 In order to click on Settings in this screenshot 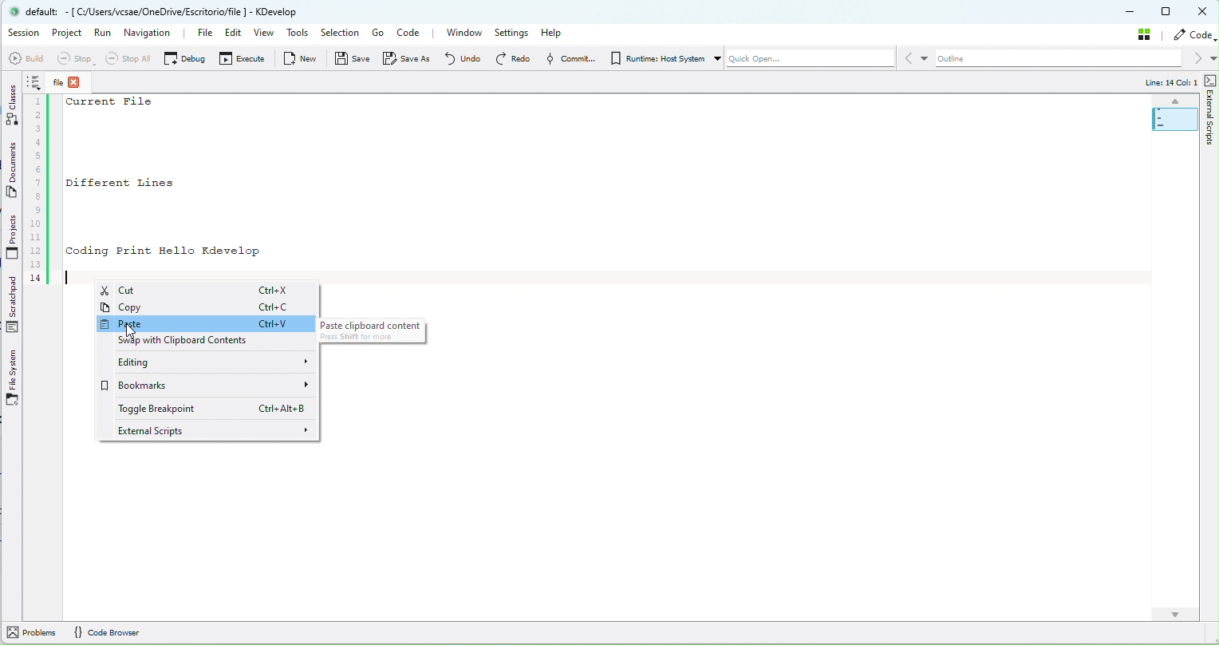, I will do `click(514, 33)`.